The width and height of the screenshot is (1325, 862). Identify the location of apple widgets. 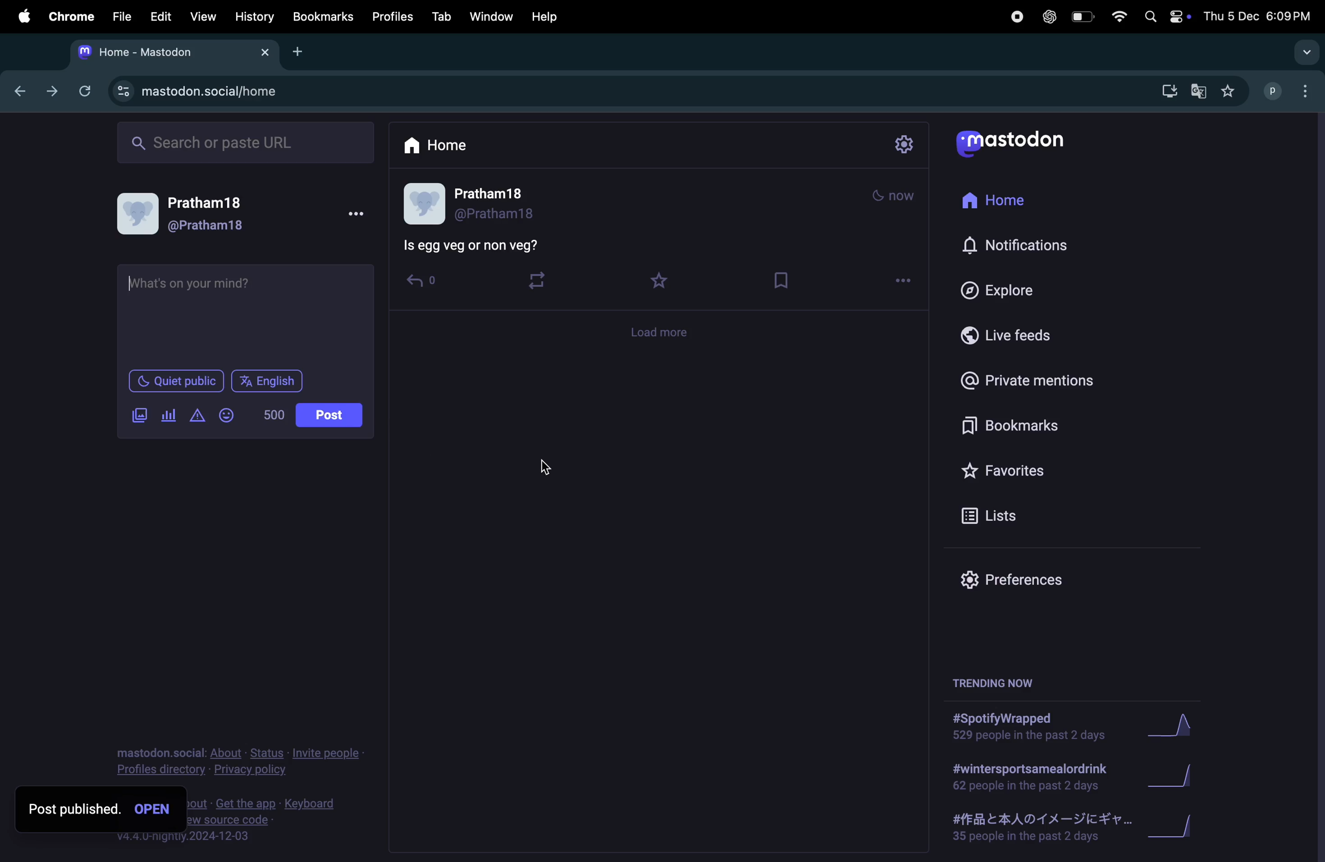
(1165, 16).